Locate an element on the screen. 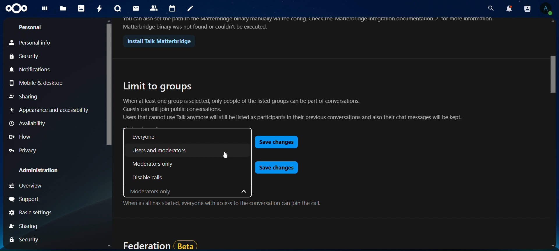 Image resolution: width=559 pixels, height=251 pixels. sharing is located at coordinates (27, 226).